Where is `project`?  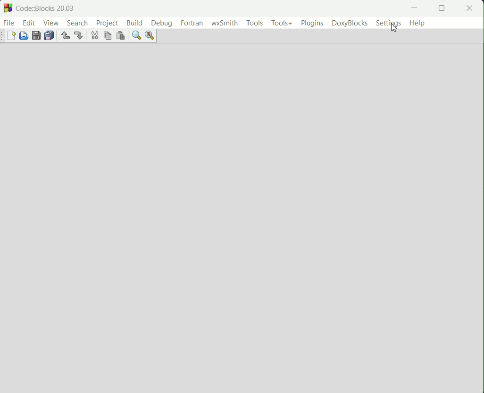 project is located at coordinates (106, 23).